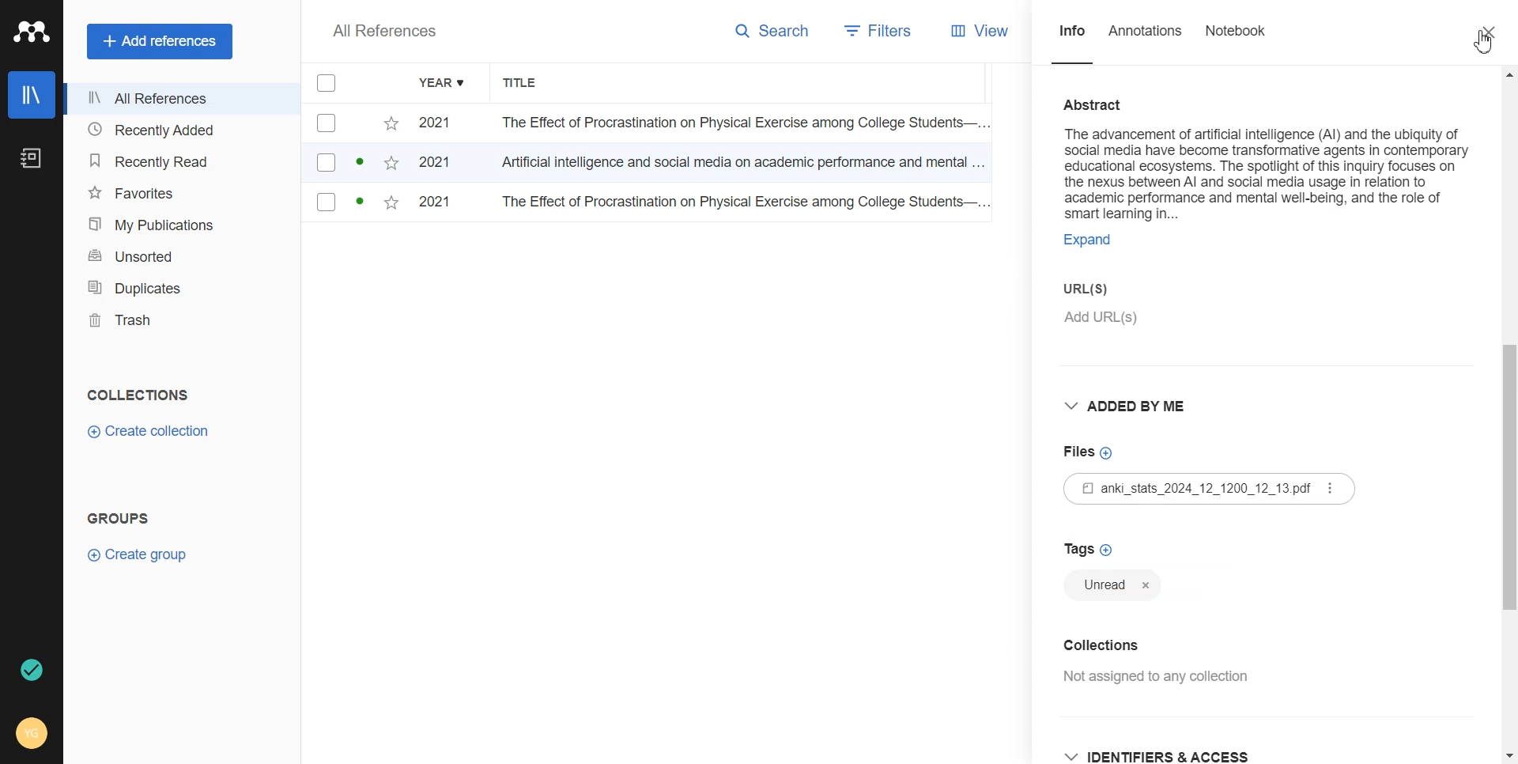 The width and height of the screenshot is (1518, 764). Describe the element at coordinates (742, 204) in the screenshot. I see `The Effect of Procrastination on Physical Exercise among College Students...` at that location.